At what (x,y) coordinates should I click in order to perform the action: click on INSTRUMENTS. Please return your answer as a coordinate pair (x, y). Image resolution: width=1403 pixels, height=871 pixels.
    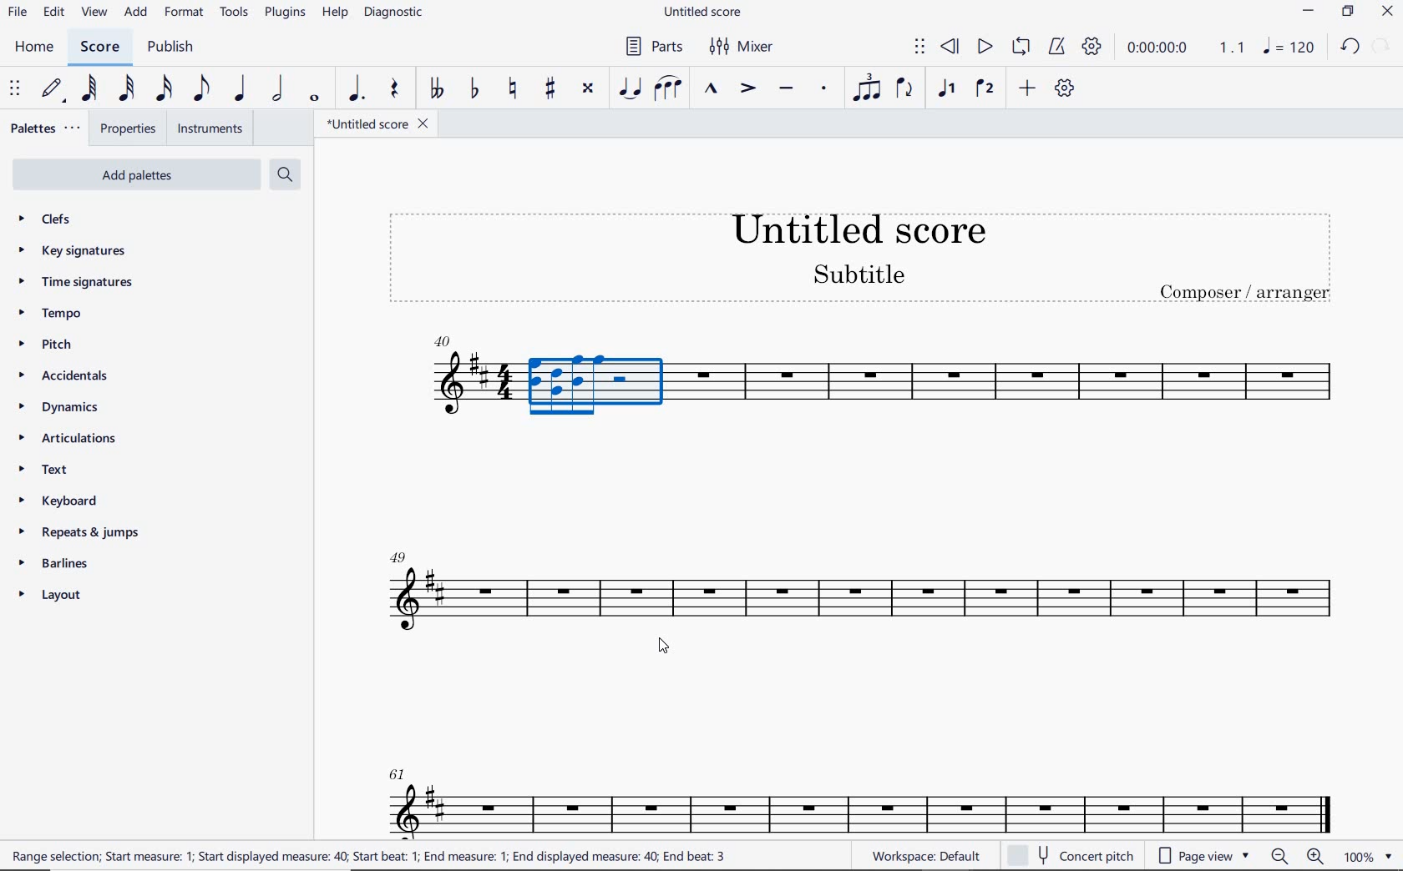
    Looking at the image, I should click on (206, 128).